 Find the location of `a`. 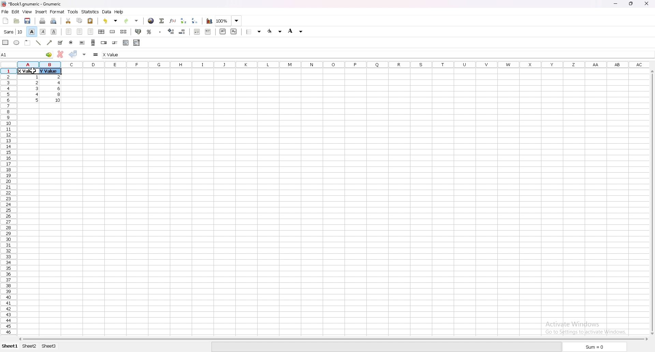

a is located at coordinates (28, 64).